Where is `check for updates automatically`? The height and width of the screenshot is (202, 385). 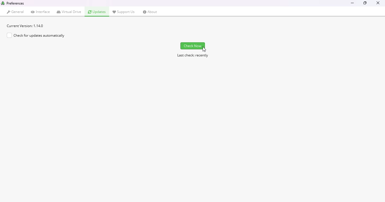 check for updates automatically is located at coordinates (36, 35).